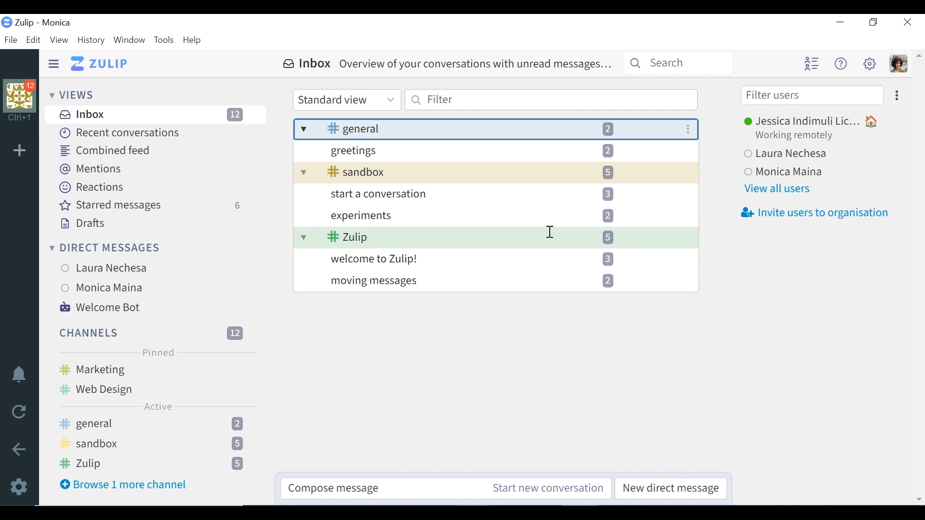 The width and height of the screenshot is (925, 520). Describe the element at coordinates (92, 40) in the screenshot. I see `History` at that location.